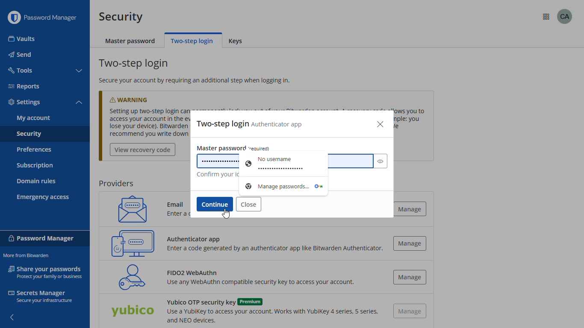 Image resolution: width=584 pixels, height=328 pixels. Describe the element at coordinates (25, 102) in the screenshot. I see `settings` at that location.